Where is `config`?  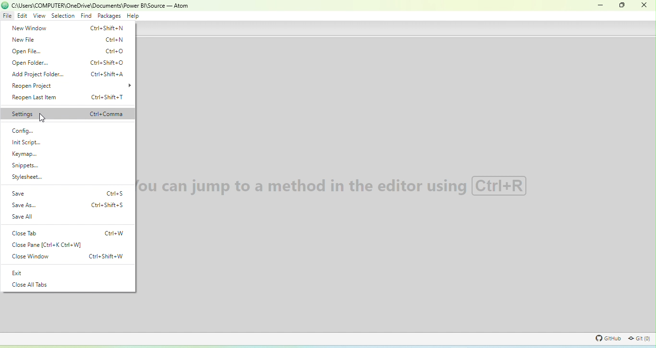 config is located at coordinates (22, 131).